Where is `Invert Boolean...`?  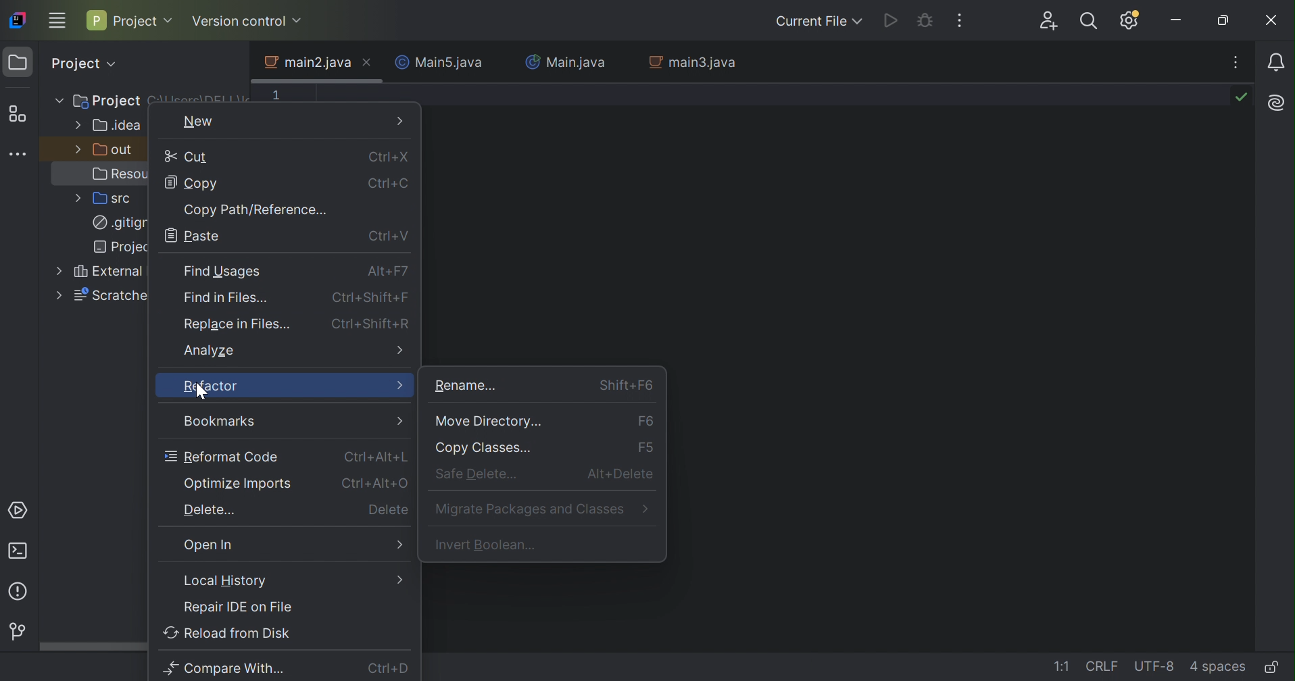
Invert Boolean... is located at coordinates (487, 545).